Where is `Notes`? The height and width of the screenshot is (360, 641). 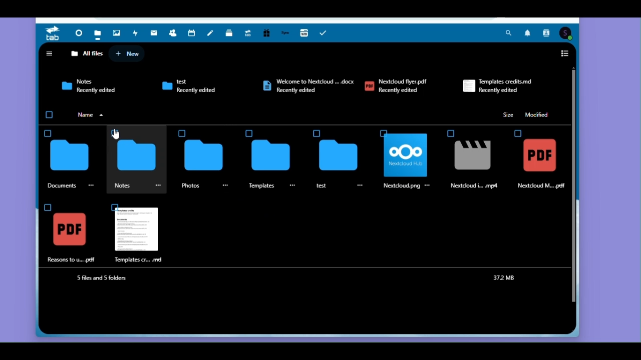
Notes is located at coordinates (84, 80).